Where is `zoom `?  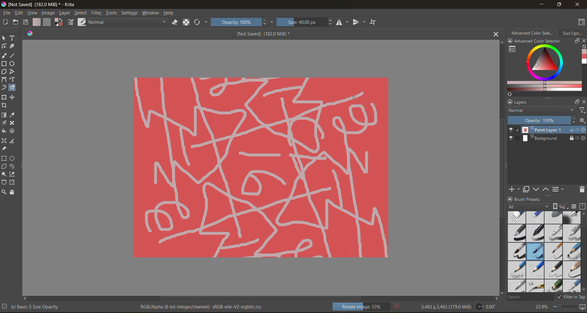 zoom  is located at coordinates (563, 306).